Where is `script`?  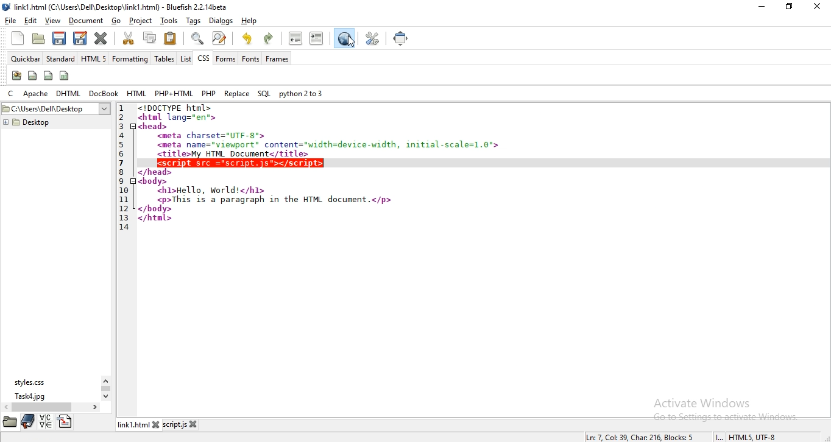
script is located at coordinates (178, 424).